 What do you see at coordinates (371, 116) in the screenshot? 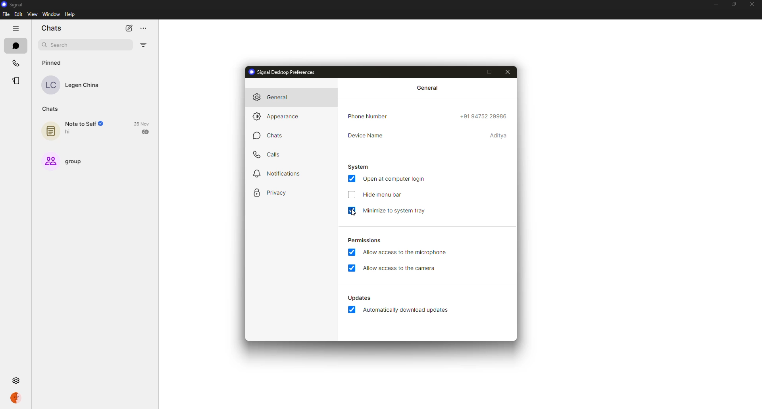
I see `phone number` at bounding box center [371, 116].